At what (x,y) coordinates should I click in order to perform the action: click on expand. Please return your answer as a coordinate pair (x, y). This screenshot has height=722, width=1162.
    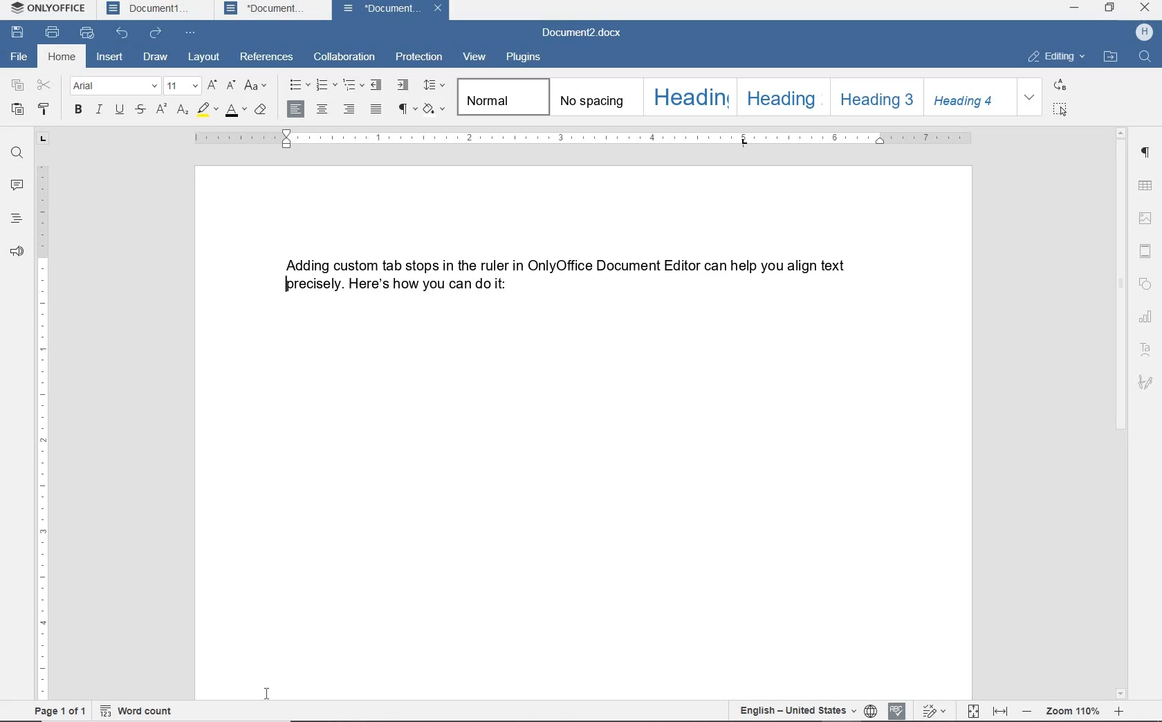
    Looking at the image, I should click on (1030, 97).